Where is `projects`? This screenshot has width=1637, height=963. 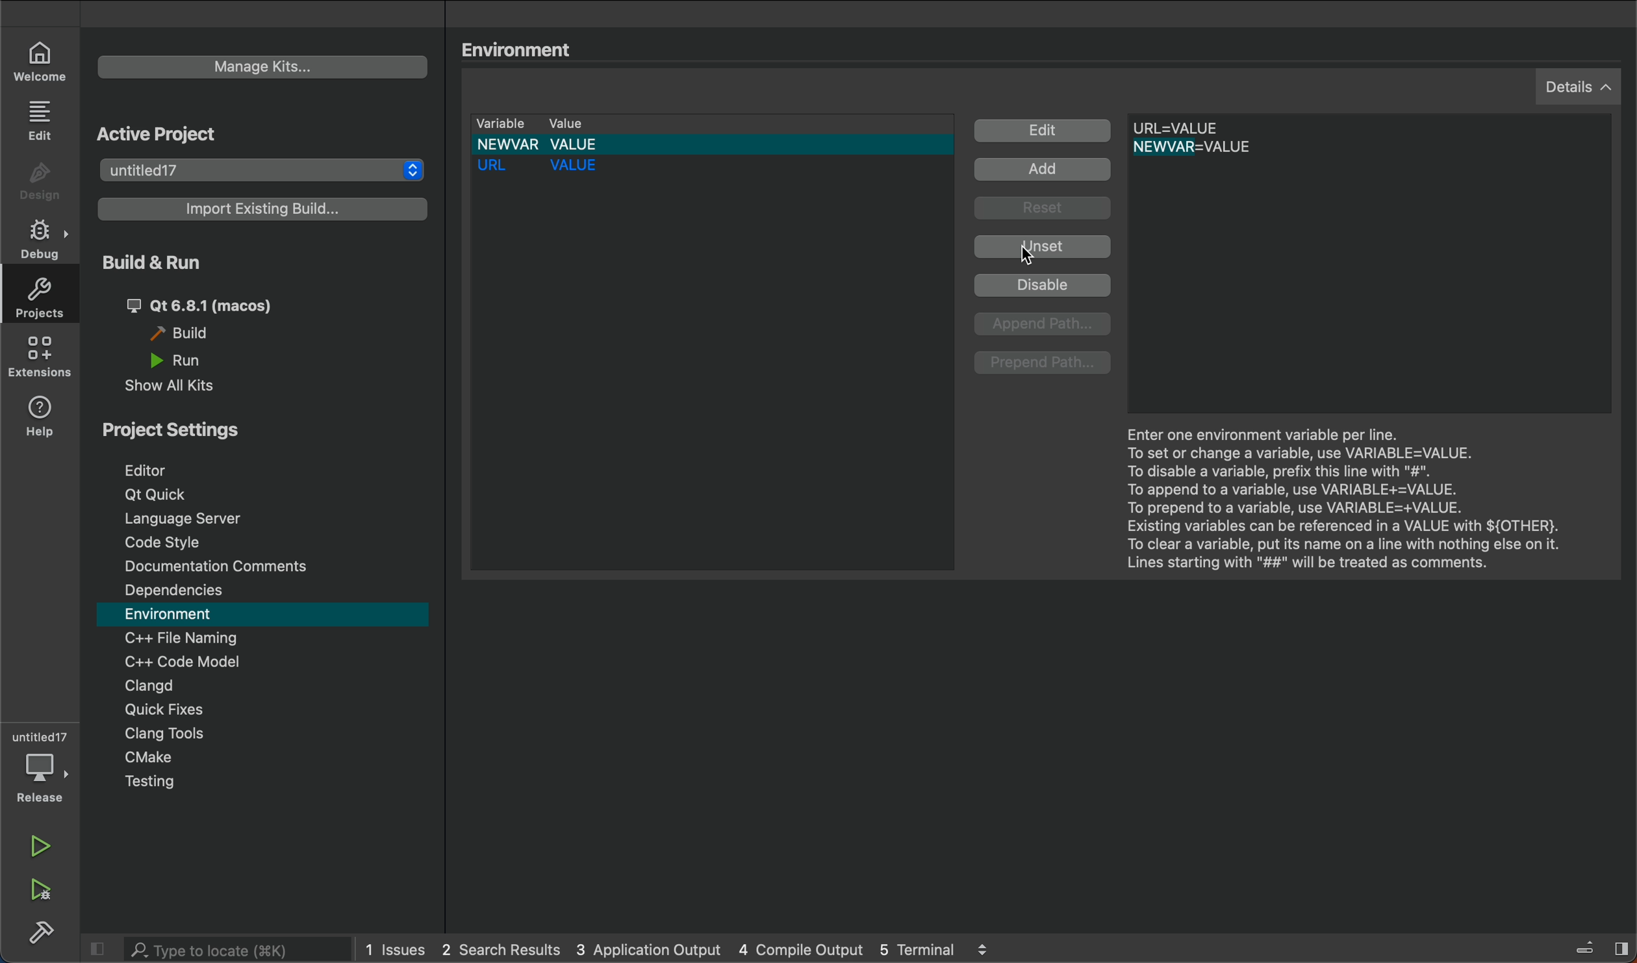 projects is located at coordinates (45, 298).